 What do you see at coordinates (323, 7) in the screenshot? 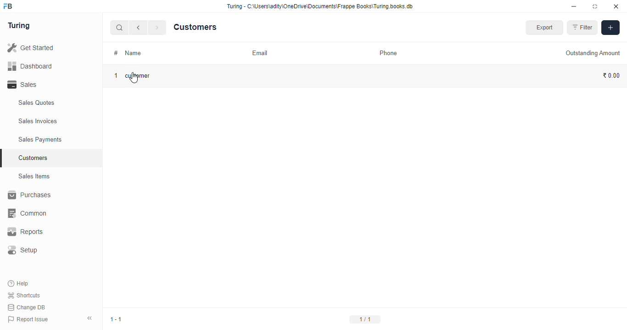
I see `Turing - C:\Users\adity\OneDrive\Documents\Frappe Books\Turing books. db` at bounding box center [323, 7].